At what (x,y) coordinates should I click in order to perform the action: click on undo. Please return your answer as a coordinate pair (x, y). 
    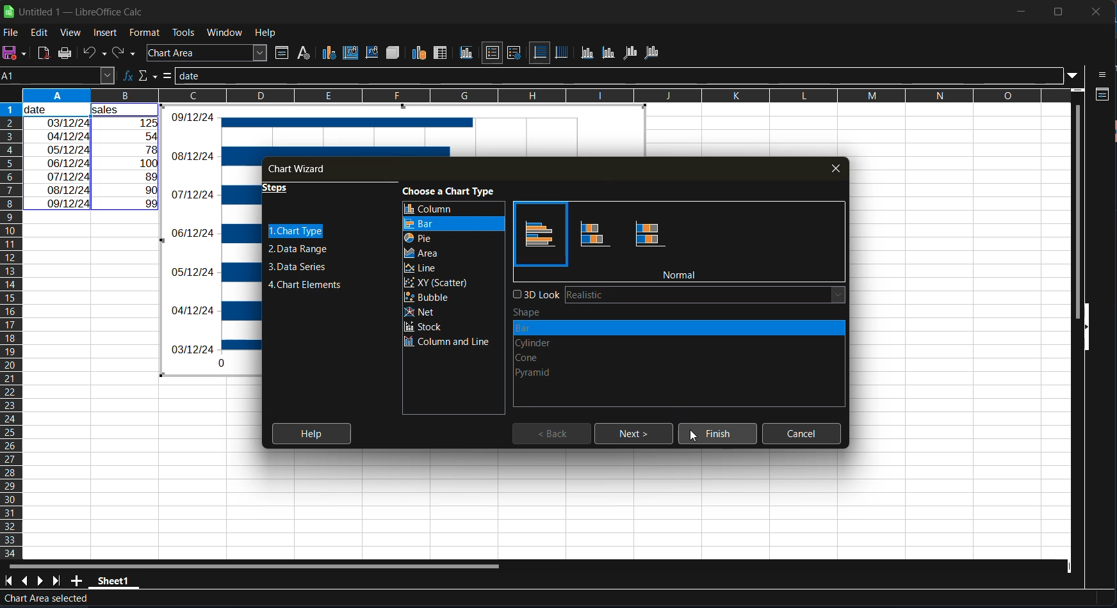
    Looking at the image, I should click on (95, 52).